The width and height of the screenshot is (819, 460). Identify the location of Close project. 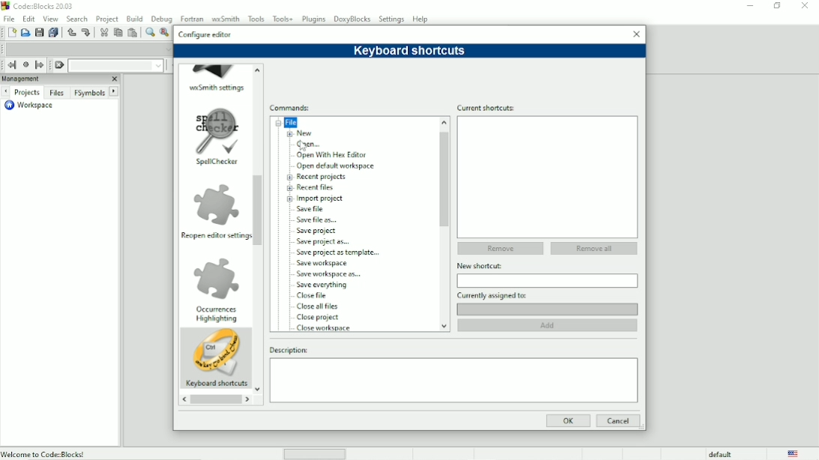
(319, 318).